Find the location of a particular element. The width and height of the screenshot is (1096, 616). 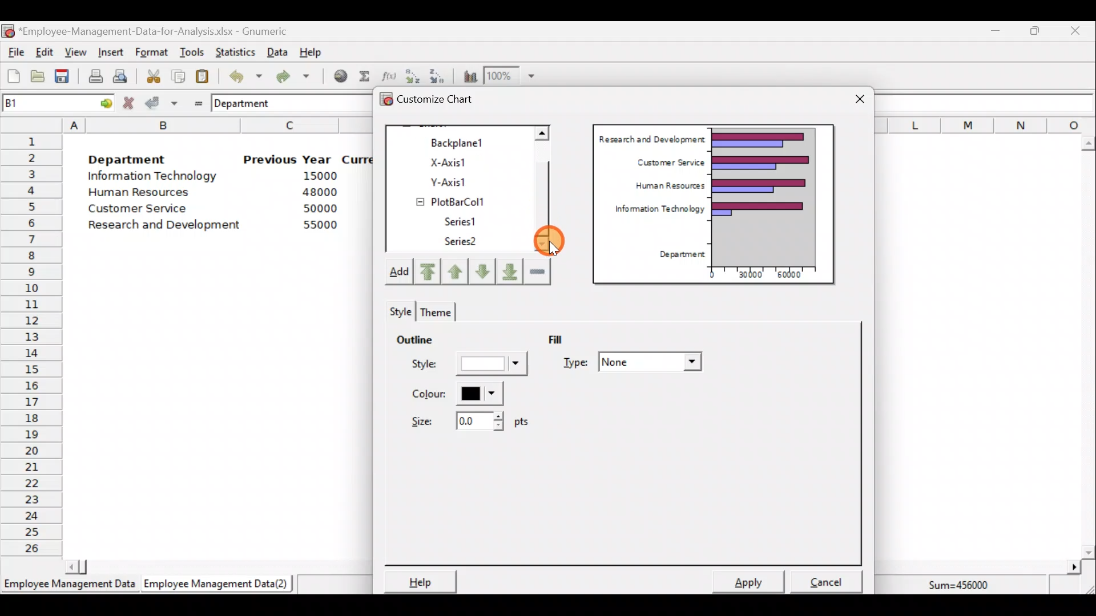

Cancel change is located at coordinates (130, 103).